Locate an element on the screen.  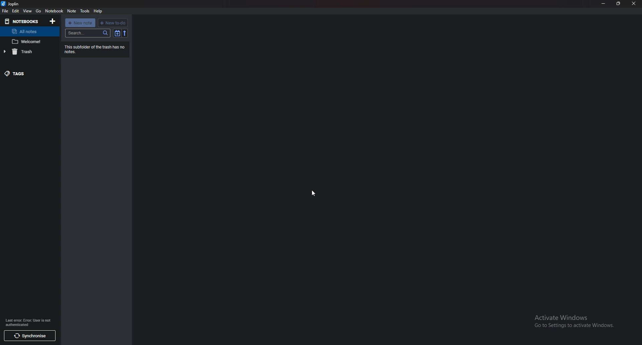
file is located at coordinates (5, 11).